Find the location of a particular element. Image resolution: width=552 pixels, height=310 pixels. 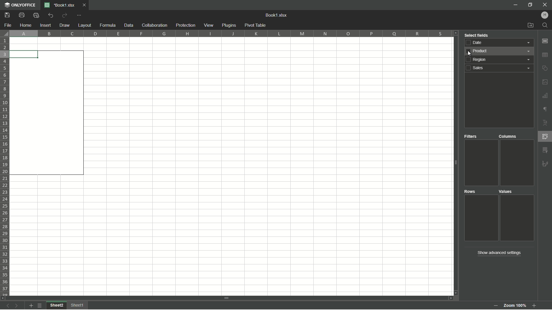

insert table is located at coordinates (546, 55).